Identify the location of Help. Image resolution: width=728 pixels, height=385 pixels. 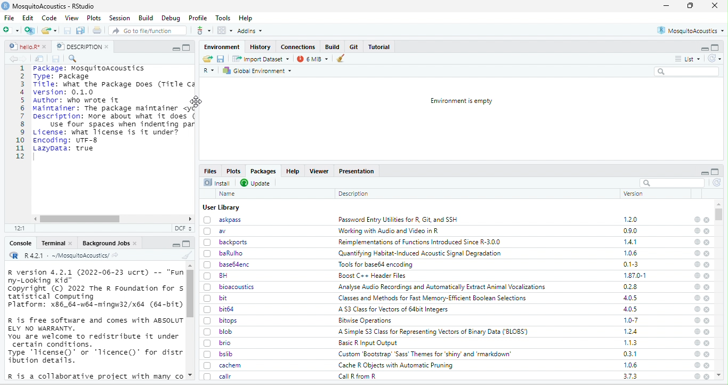
(293, 171).